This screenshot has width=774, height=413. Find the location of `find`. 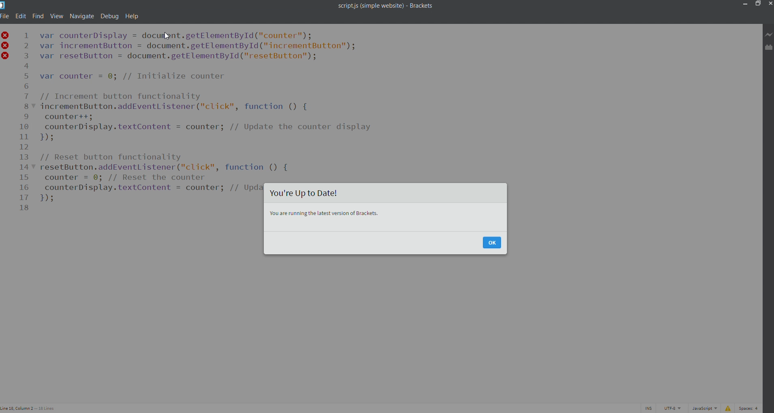

find is located at coordinates (39, 15).